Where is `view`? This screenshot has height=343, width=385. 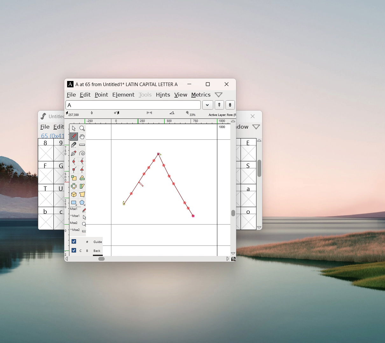 view is located at coordinates (180, 95).